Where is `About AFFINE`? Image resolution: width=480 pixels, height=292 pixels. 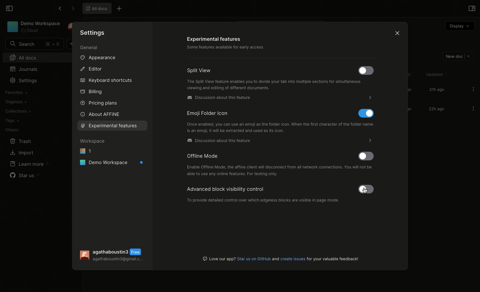
About AFFINE is located at coordinates (101, 114).